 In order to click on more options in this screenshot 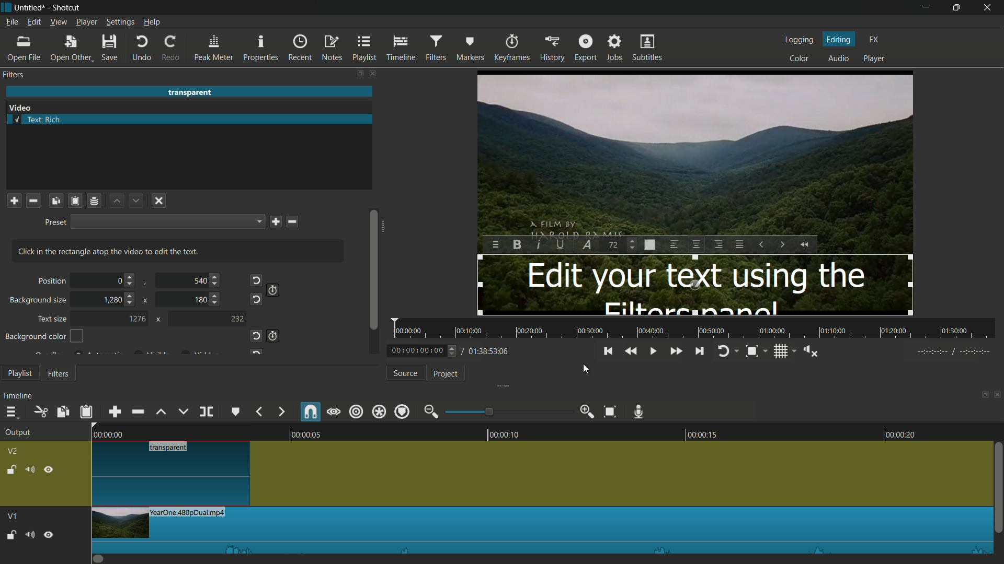, I will do `click(496, 245)`.